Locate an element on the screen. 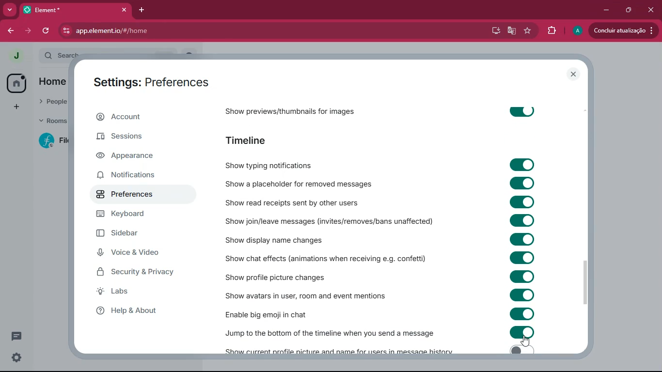 The width and height of the screenshot is (662, 372). show profile picture changes is located at coordinates (275, 278).